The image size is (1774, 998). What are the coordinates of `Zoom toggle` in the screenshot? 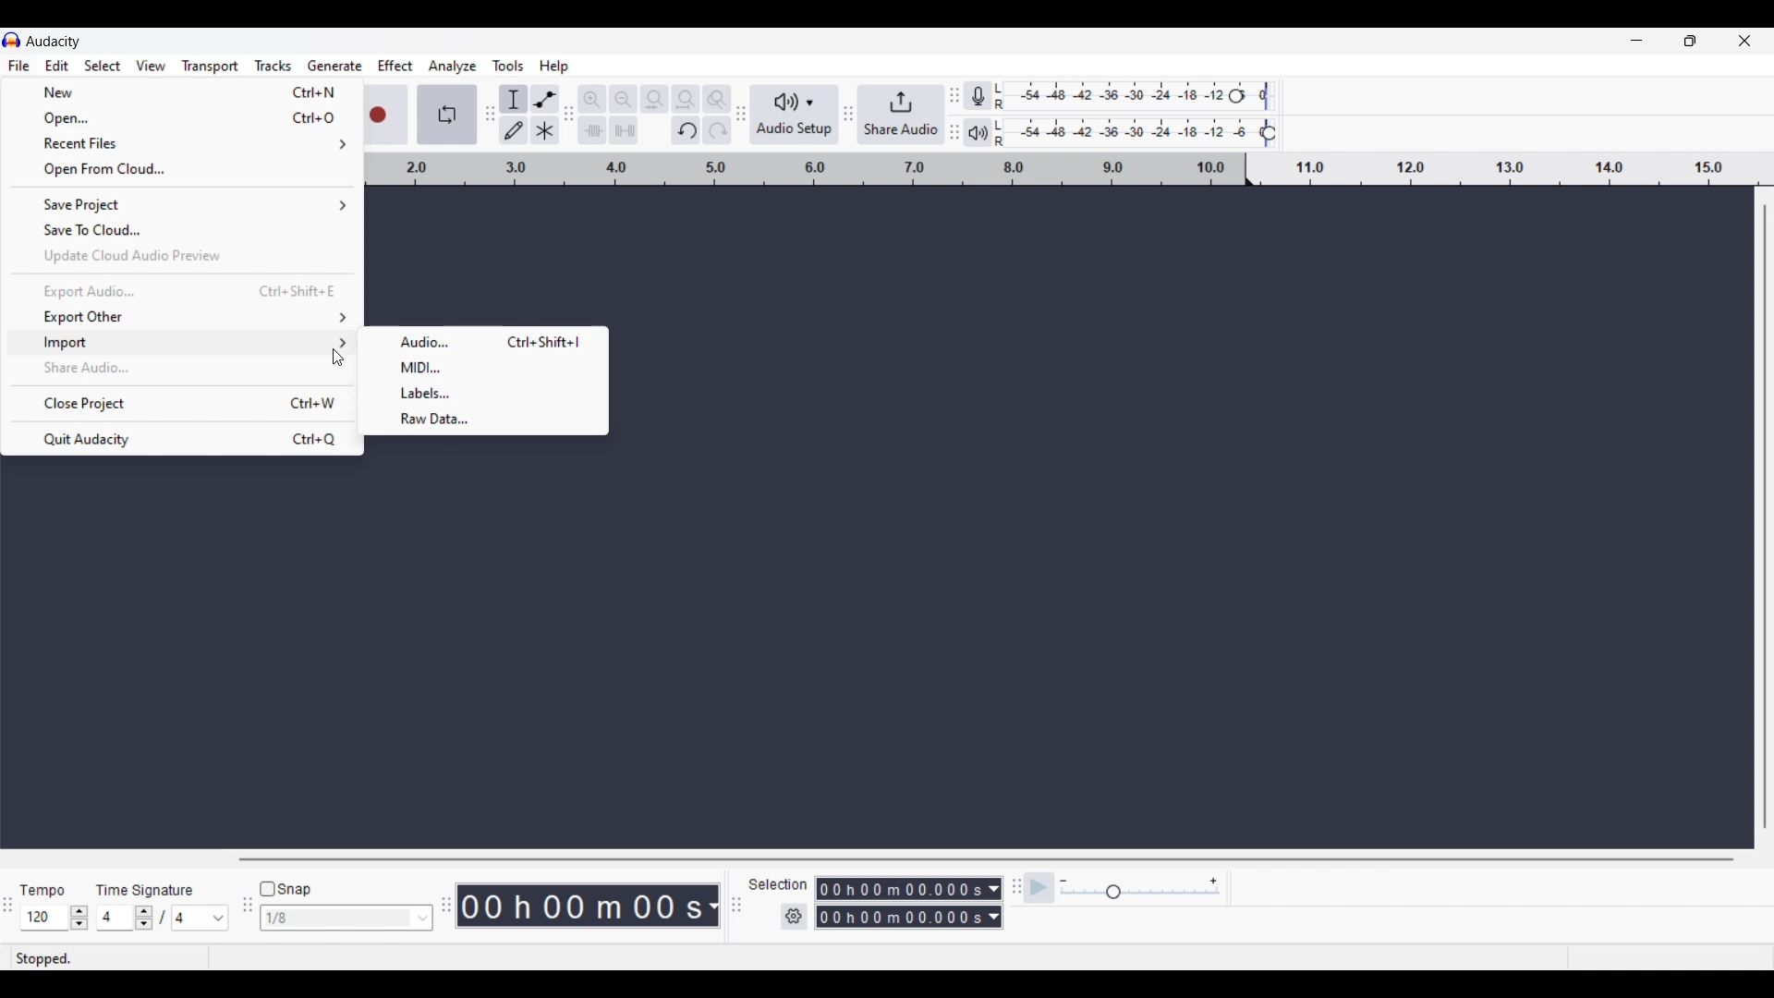 It's located at (718, 96).